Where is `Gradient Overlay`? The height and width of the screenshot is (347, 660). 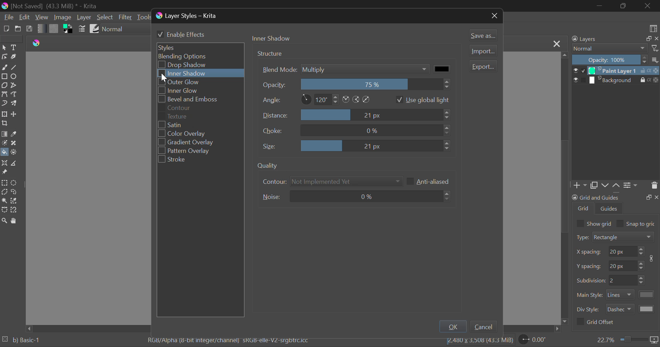
Gradient Overlay is located at coordinates (190, 142).